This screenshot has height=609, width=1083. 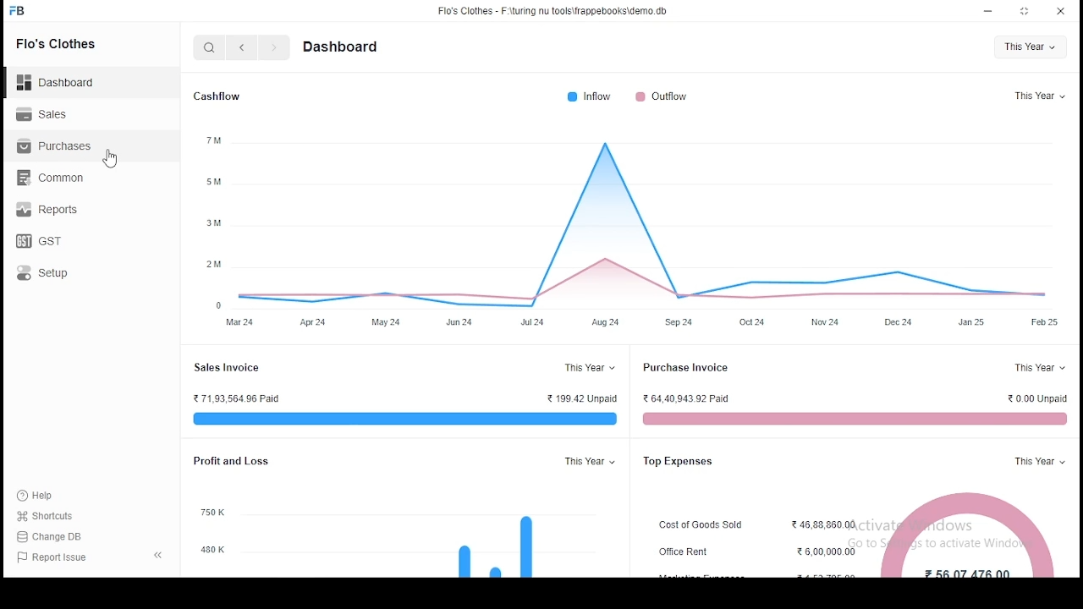 What do you see at coordinates (52, 206) in the screenshot?
I see `reports` at bounding box center [52, 206].